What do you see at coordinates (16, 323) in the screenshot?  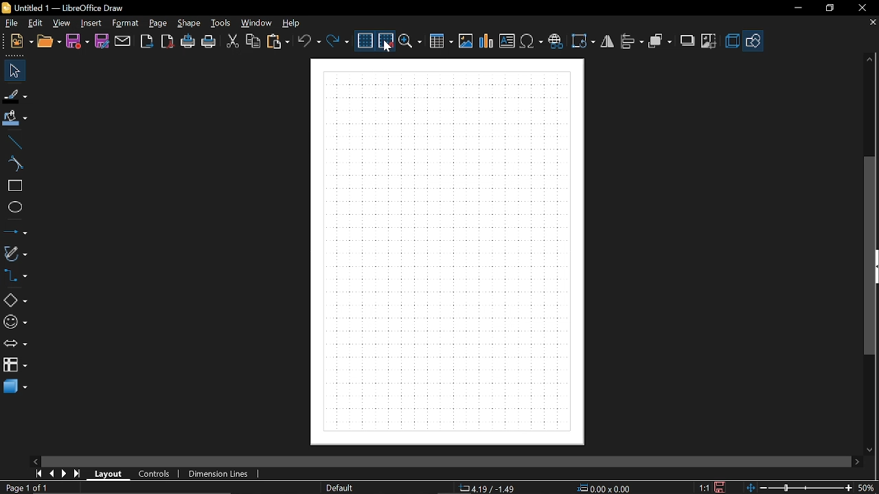 I see `symbol shapes` at bounding box center [16, 323].